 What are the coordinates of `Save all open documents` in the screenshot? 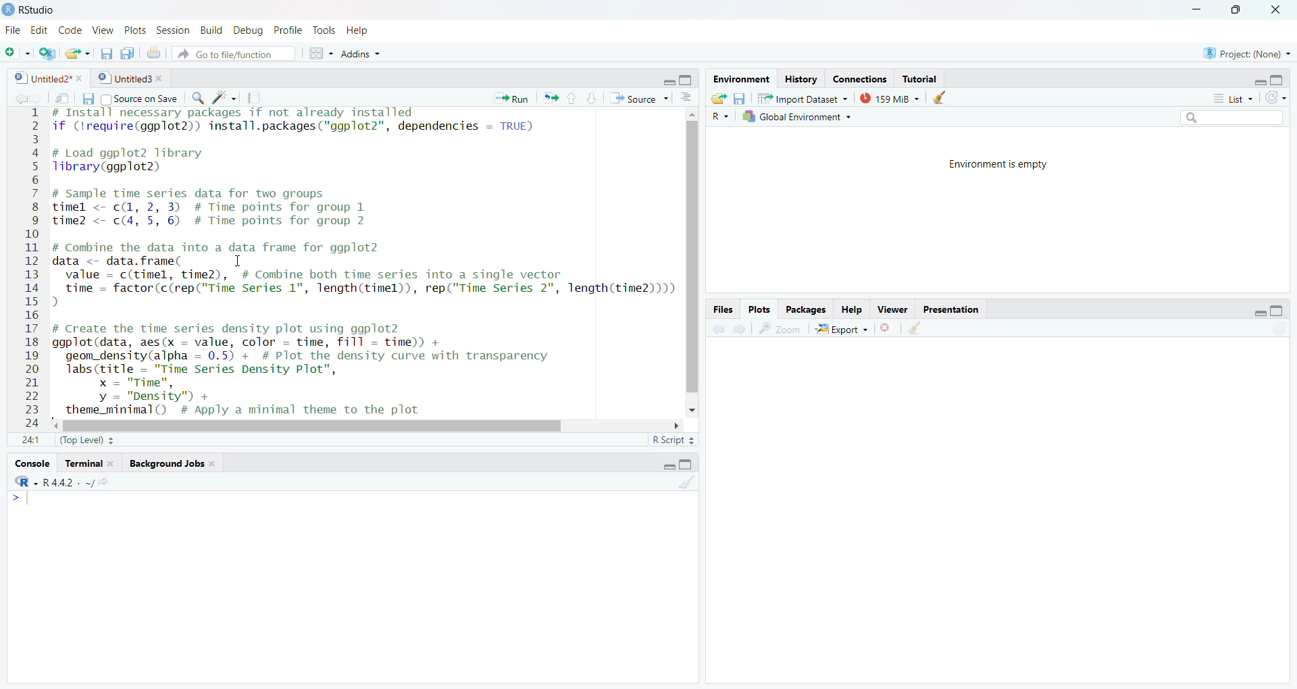 It's located at (127, 54).